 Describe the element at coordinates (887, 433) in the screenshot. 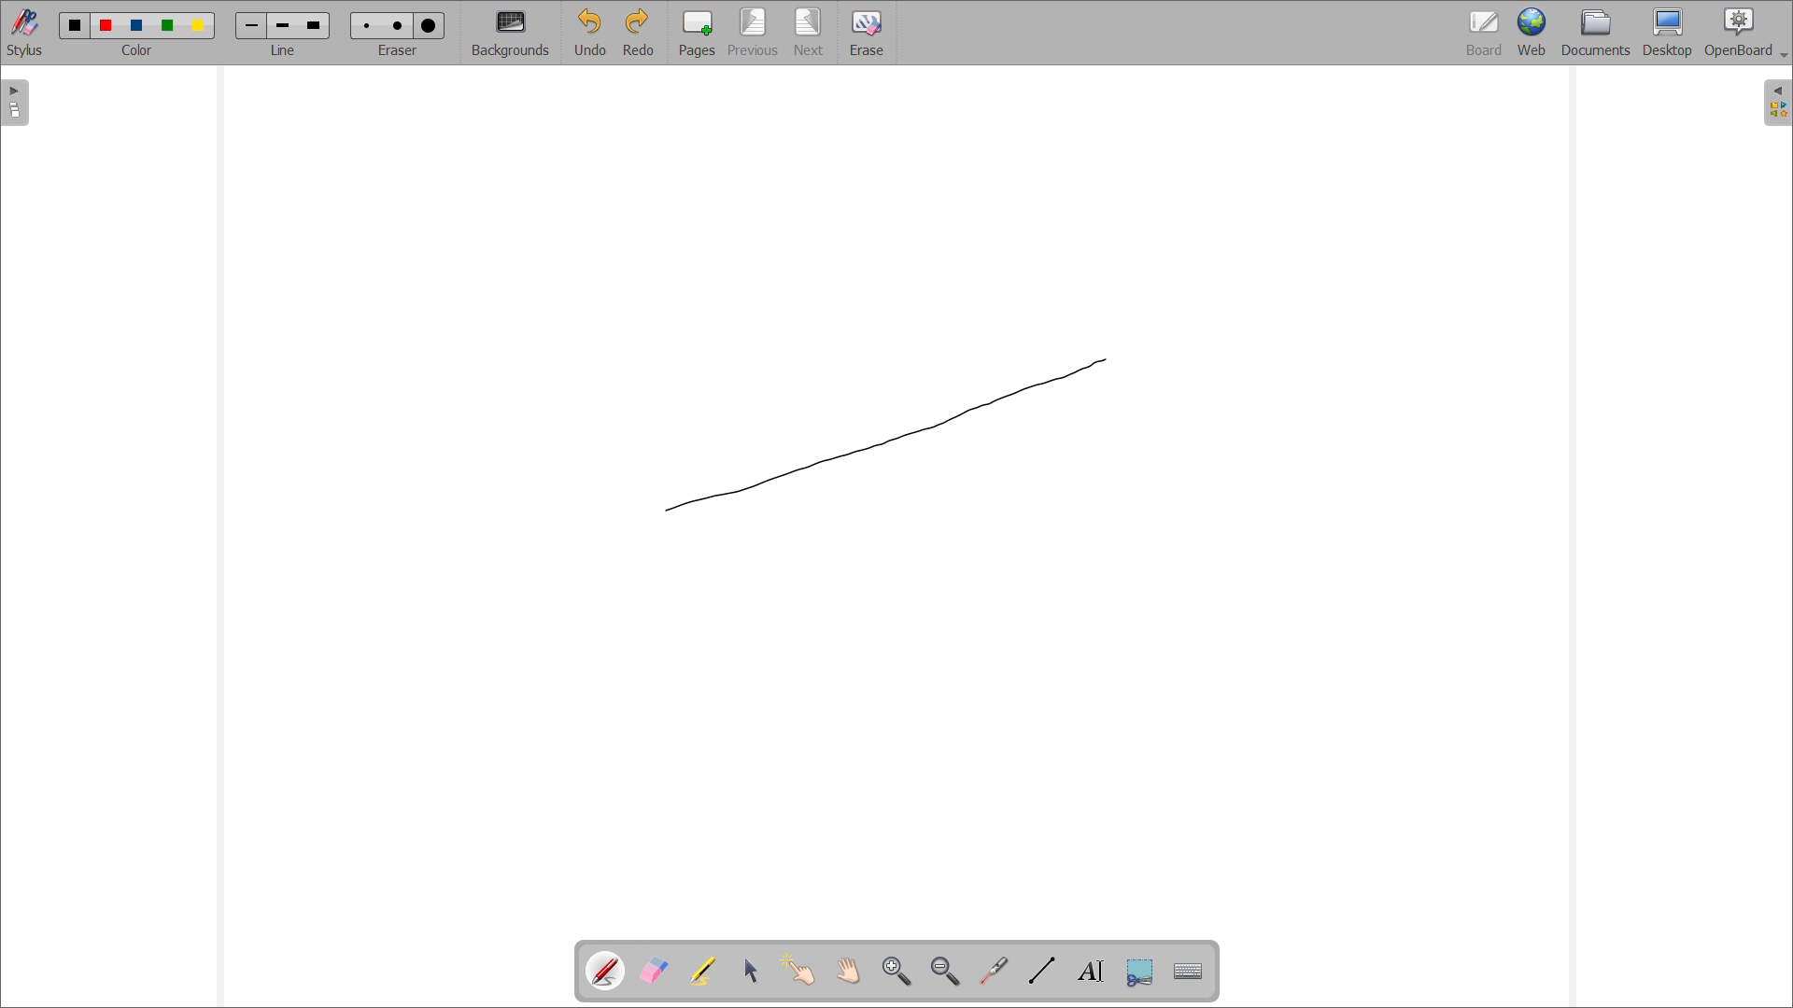

I see `line being drawn` at that location.